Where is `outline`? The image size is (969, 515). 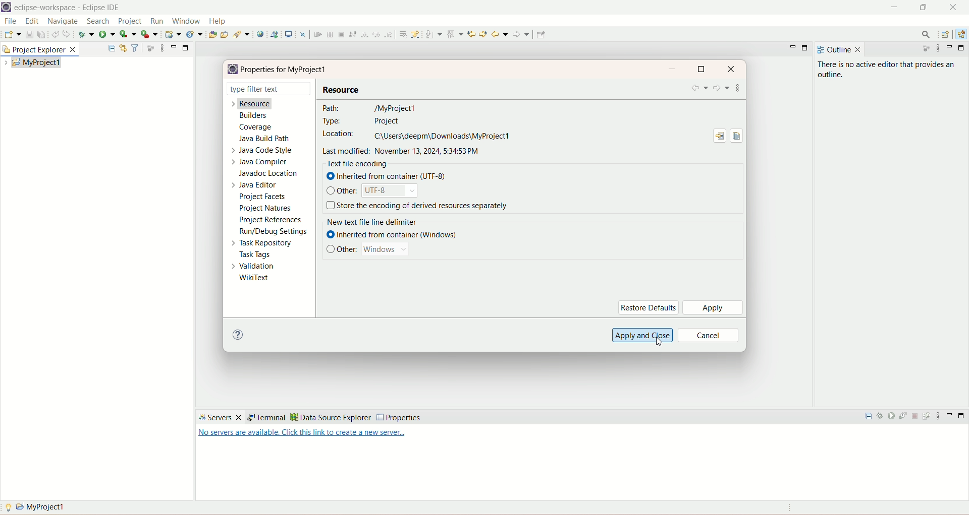
outline is located at coordinates (841, 49).